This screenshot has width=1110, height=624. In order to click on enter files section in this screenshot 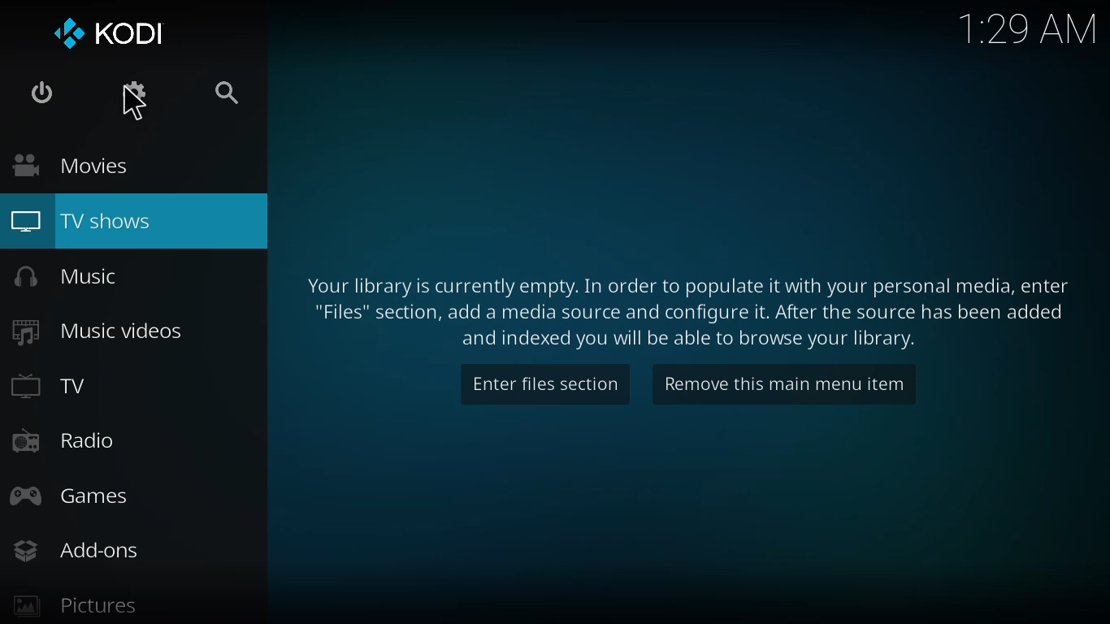, I will do `click(546, 383)`.